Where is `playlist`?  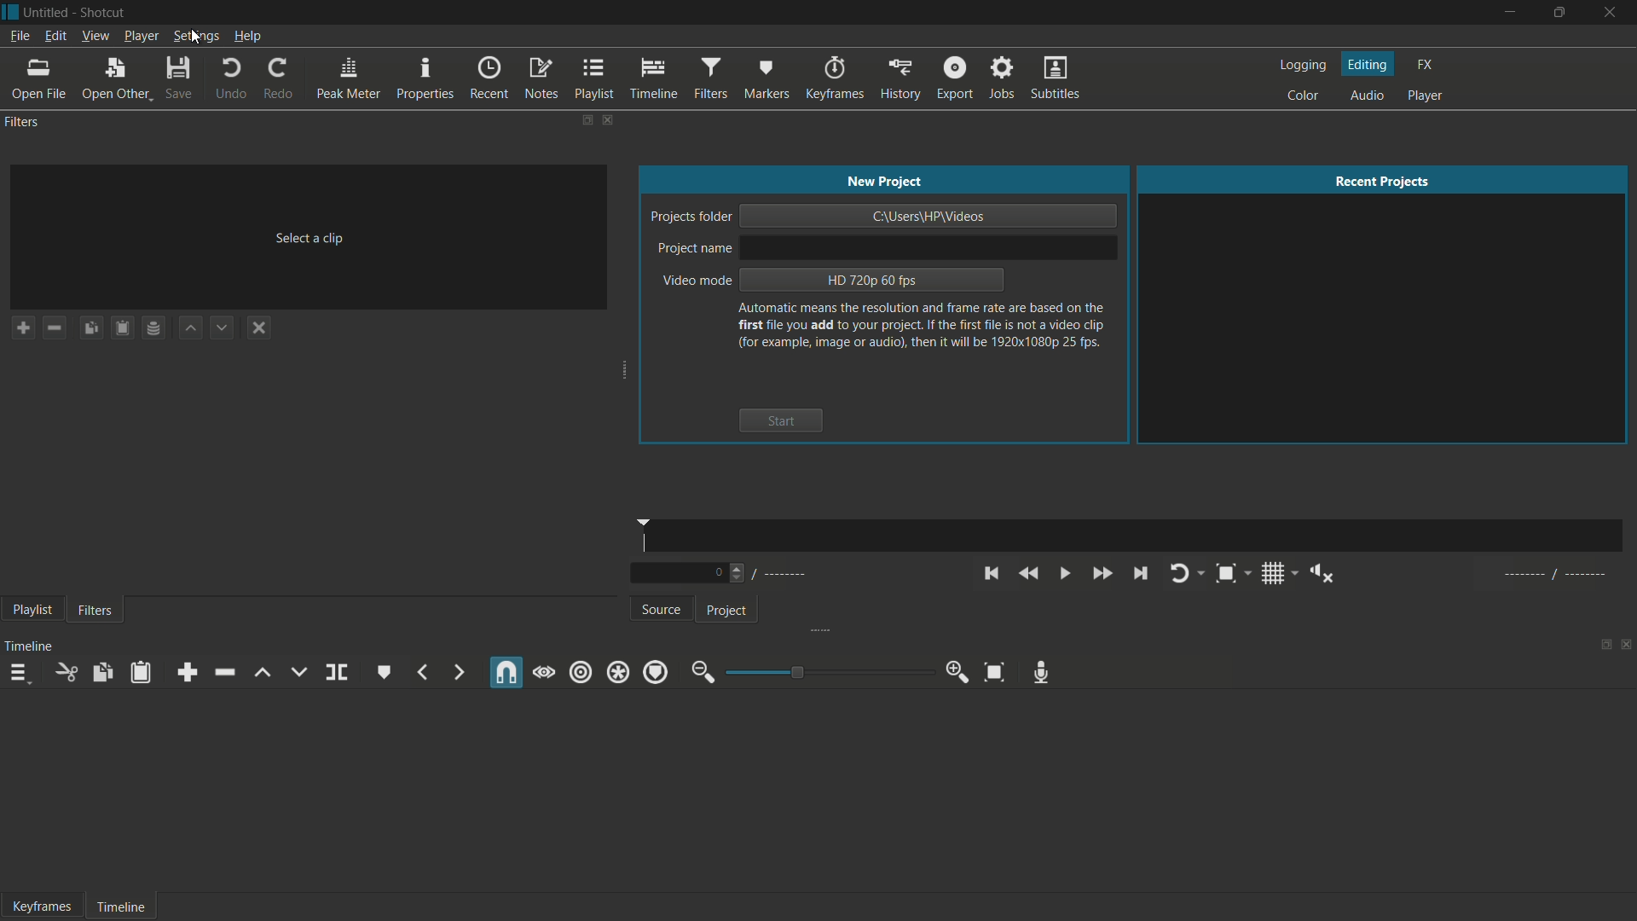
playlist is located at coordinates (30, 611).